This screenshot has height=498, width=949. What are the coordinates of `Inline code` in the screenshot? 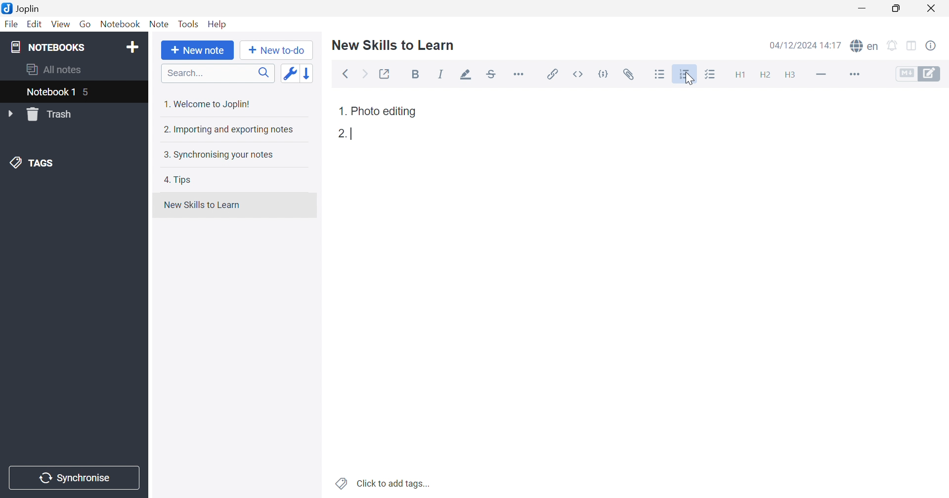 It's located at (580, 74).